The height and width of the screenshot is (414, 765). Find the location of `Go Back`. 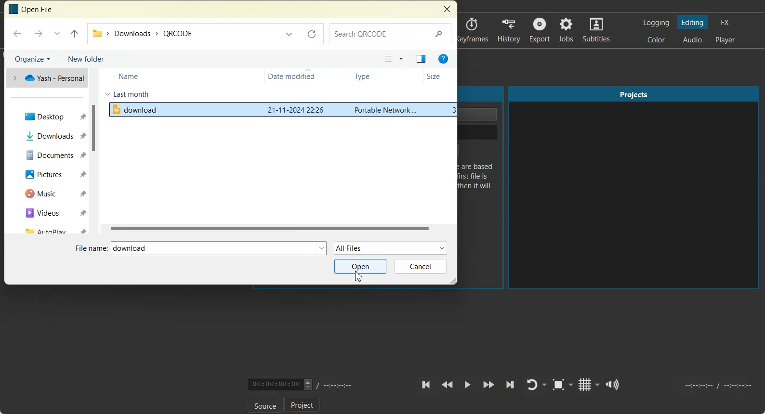

Go Back is located at coordinates (18, 33).